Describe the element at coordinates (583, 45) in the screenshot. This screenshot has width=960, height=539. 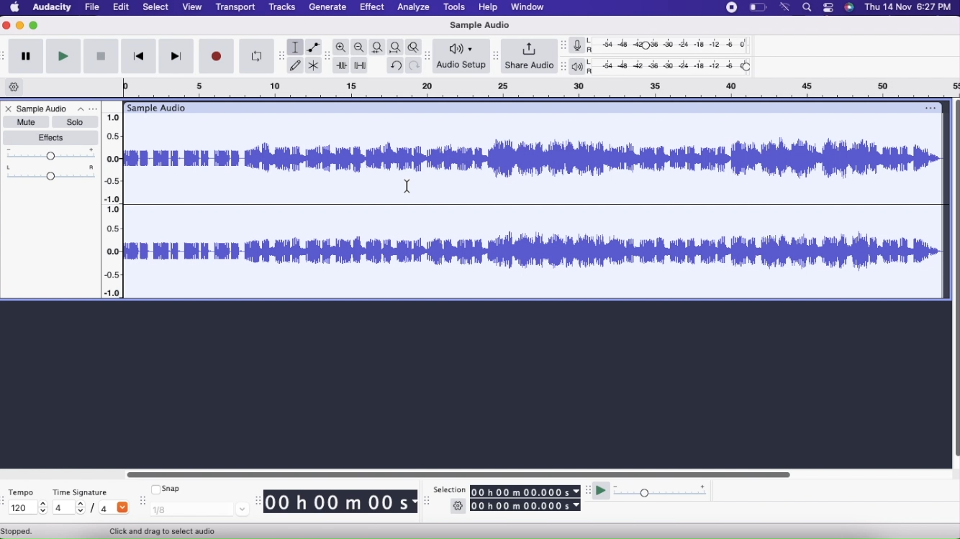
I see `Record meter` at that location.